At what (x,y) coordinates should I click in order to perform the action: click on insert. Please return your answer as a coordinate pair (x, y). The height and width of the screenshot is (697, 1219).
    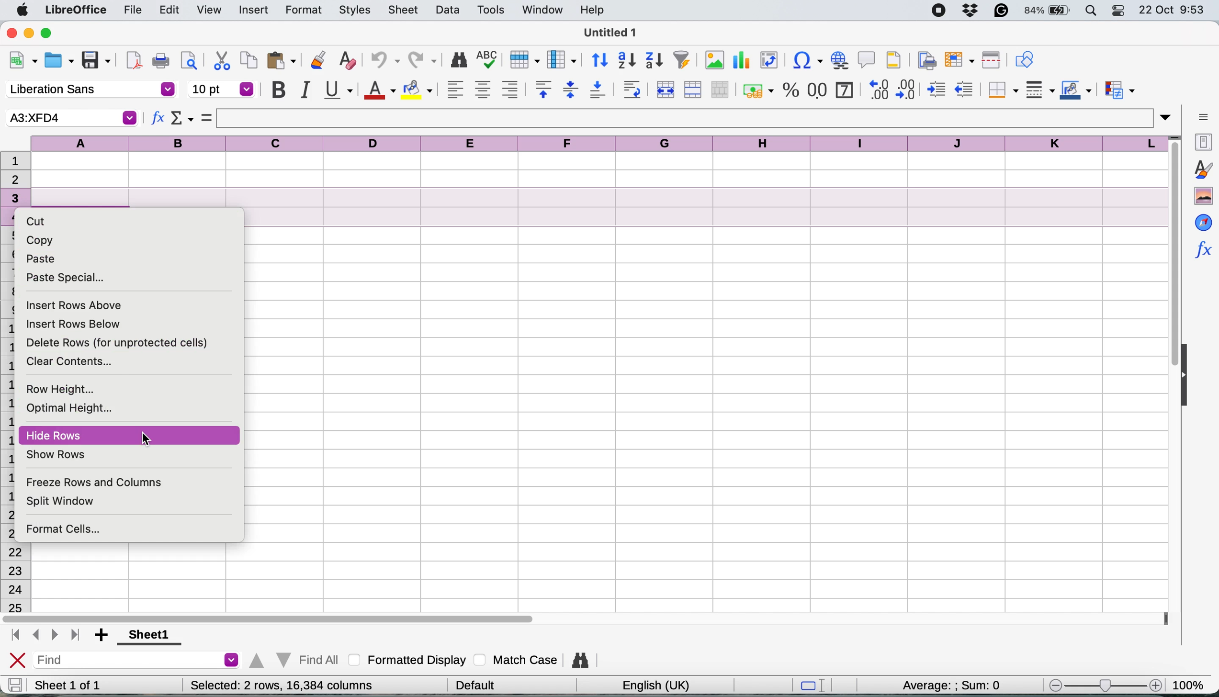
    Looking at the image, I should click on (253, 11).